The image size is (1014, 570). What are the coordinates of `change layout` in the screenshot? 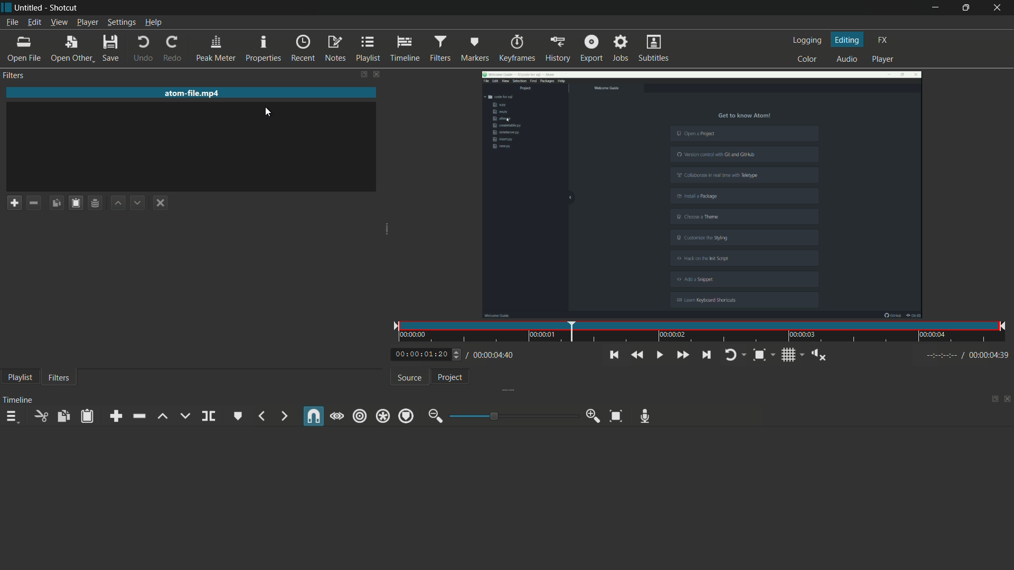 It's located at (361, 75).